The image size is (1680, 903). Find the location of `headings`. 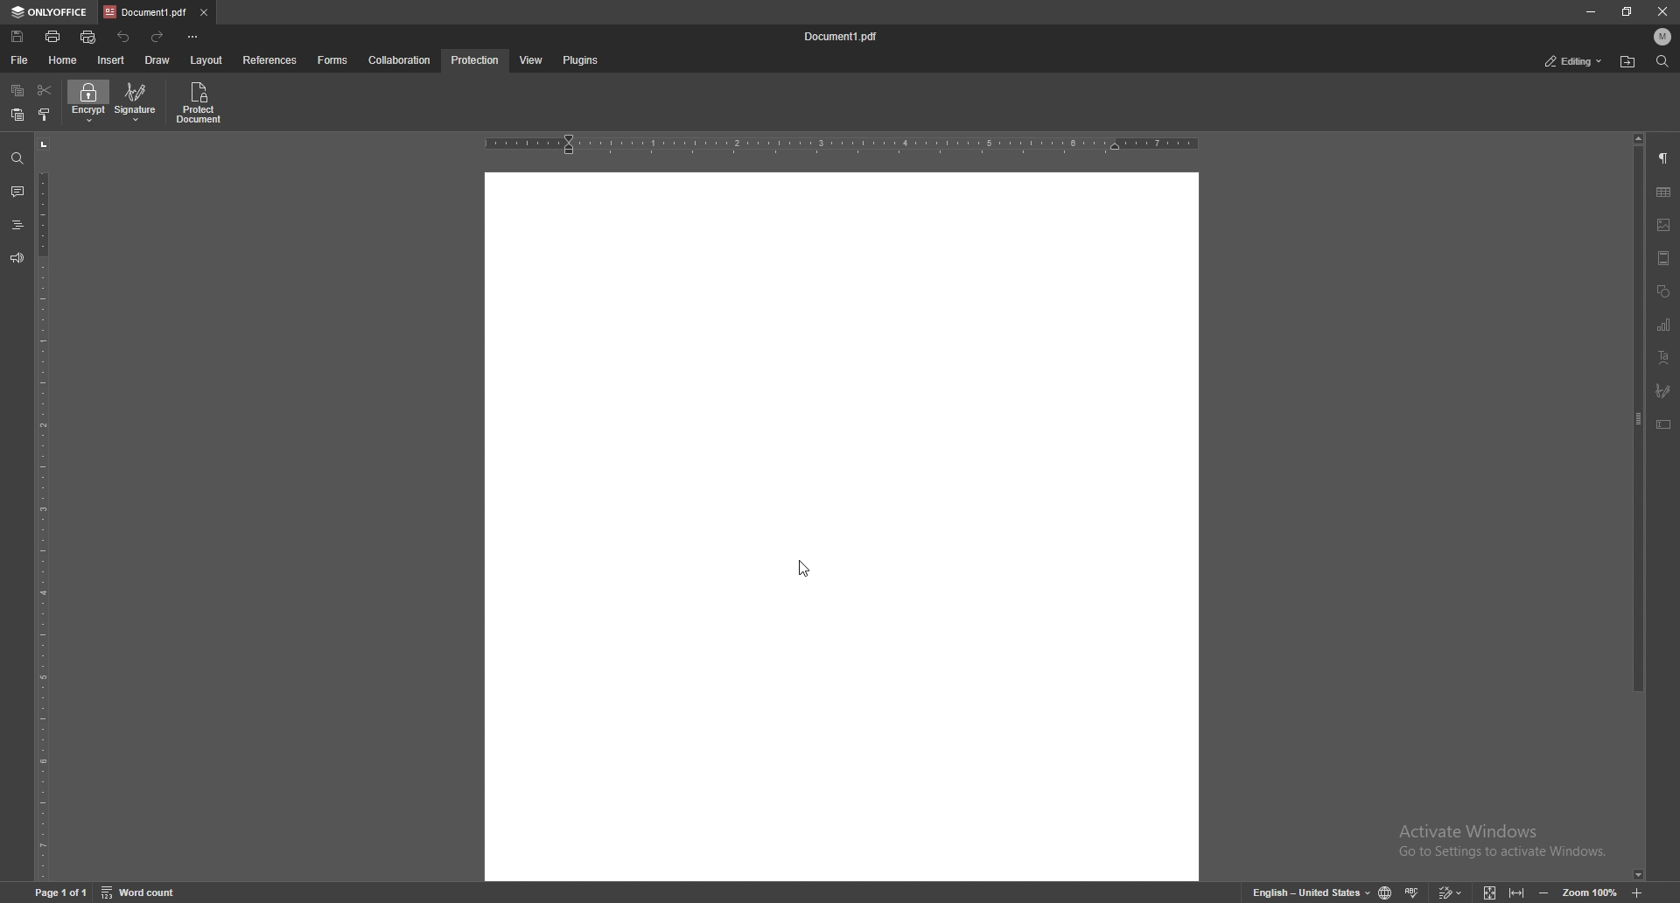

headings is located at coordinates (16, 225).